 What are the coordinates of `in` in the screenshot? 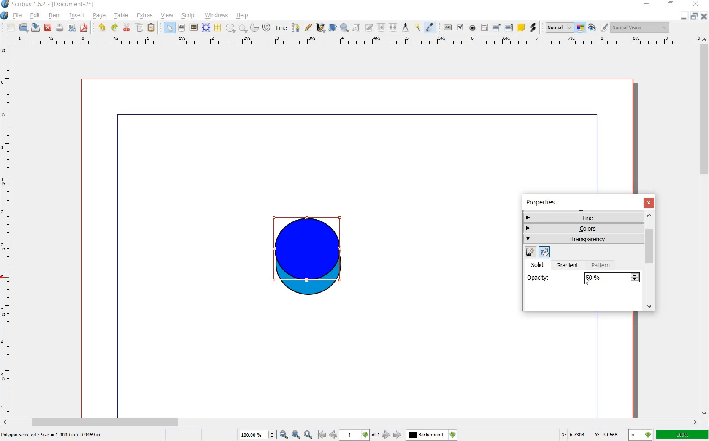 It's located at (640, 435).